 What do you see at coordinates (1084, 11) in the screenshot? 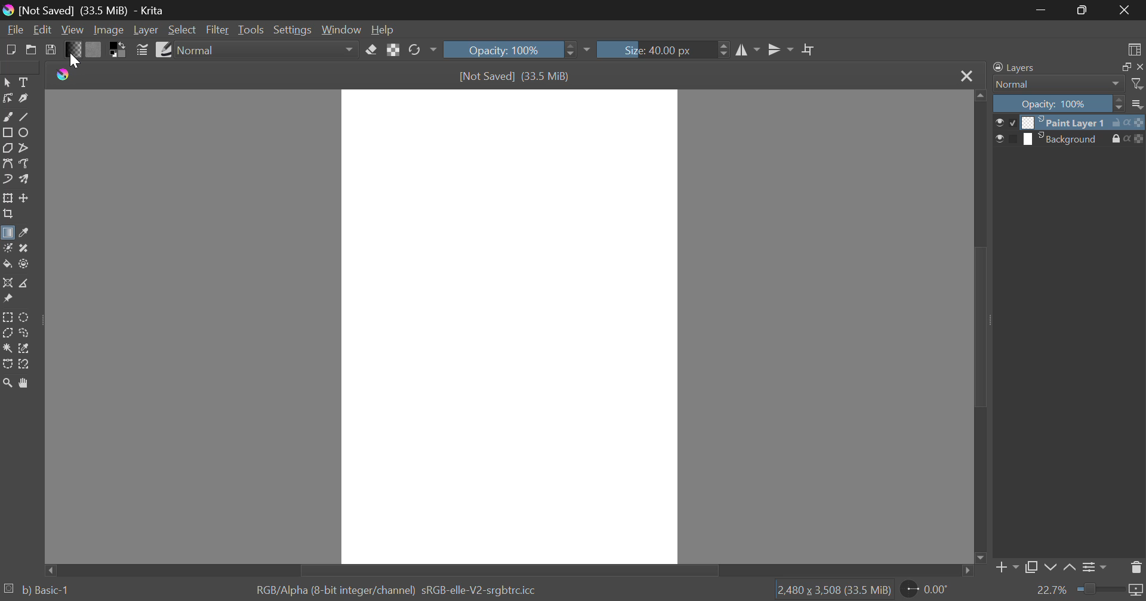
I see `Minimize` at bounding box center [1084, 11].